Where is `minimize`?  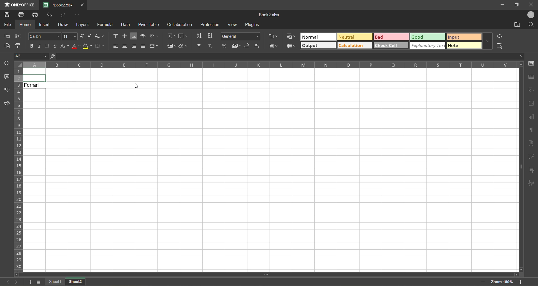 minimize is located at coordinates (503, 5).